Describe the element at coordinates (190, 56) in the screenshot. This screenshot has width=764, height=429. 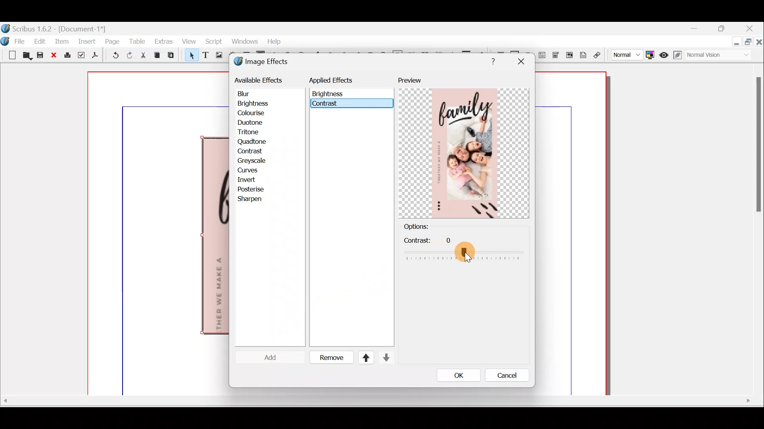
I see `Select item` at that location.